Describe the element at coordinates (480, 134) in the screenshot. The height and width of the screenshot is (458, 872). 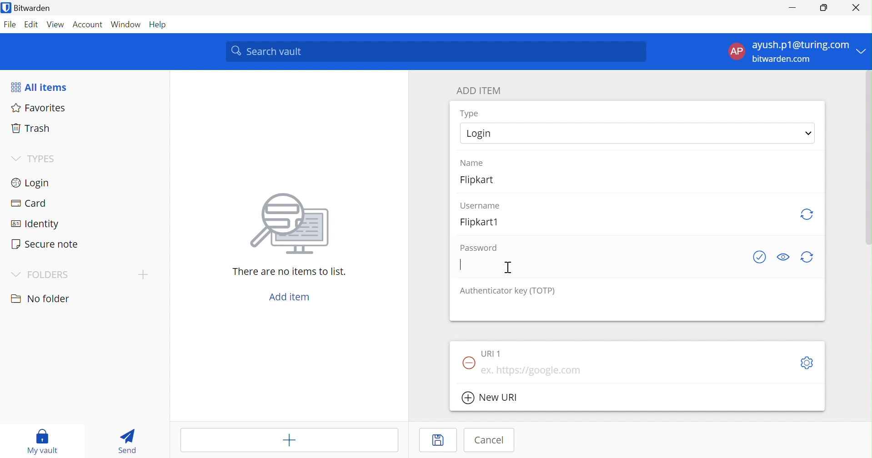
I see `Login` at that location.